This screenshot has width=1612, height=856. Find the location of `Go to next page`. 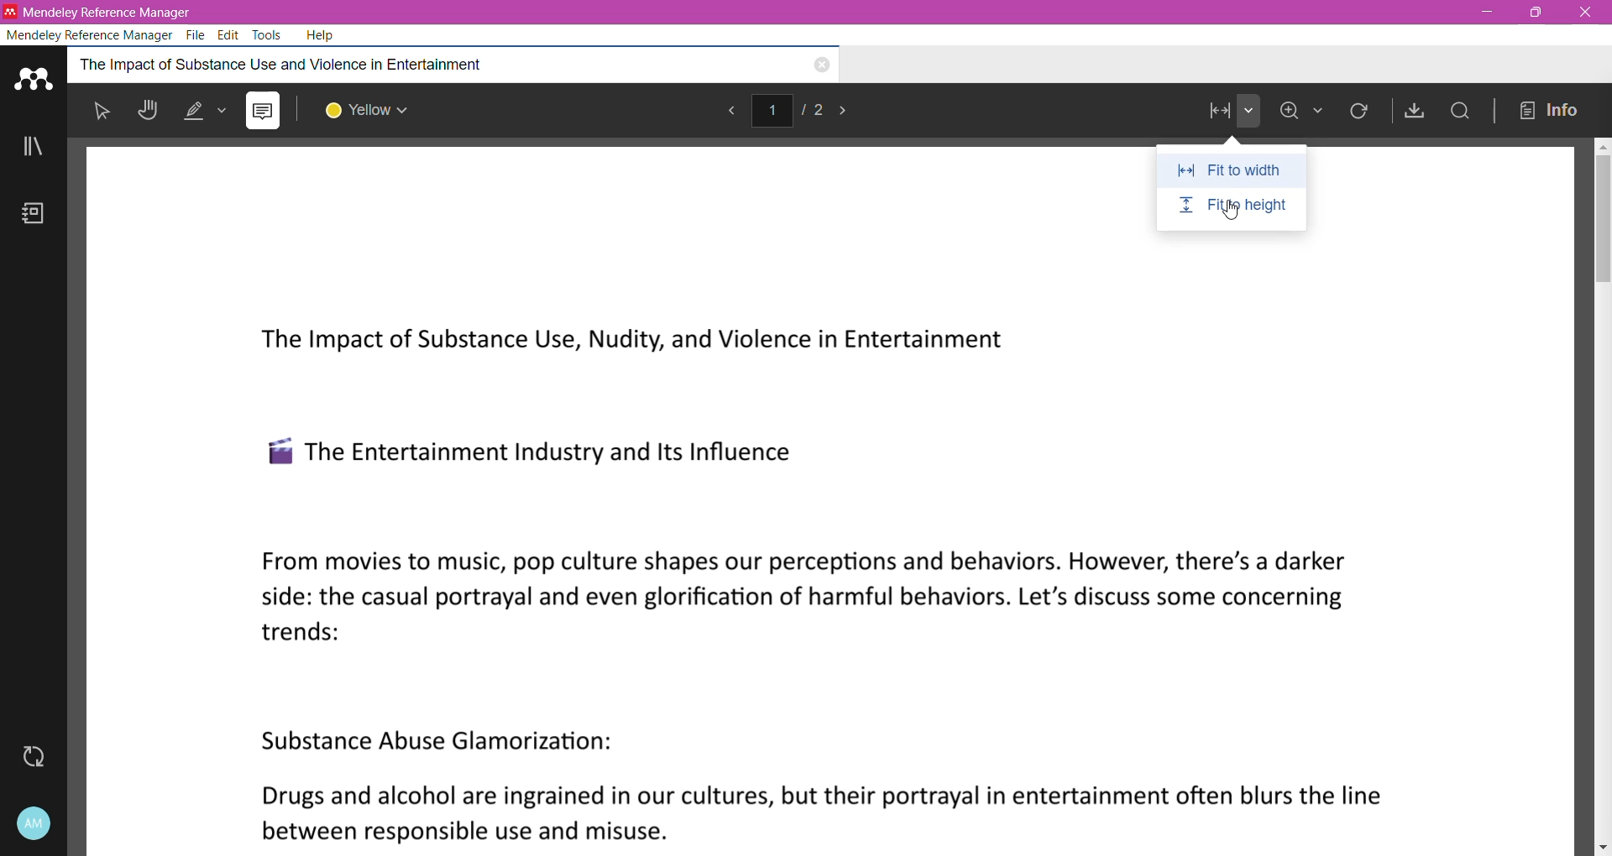

Go to next page is located at coordinates (853, 111).